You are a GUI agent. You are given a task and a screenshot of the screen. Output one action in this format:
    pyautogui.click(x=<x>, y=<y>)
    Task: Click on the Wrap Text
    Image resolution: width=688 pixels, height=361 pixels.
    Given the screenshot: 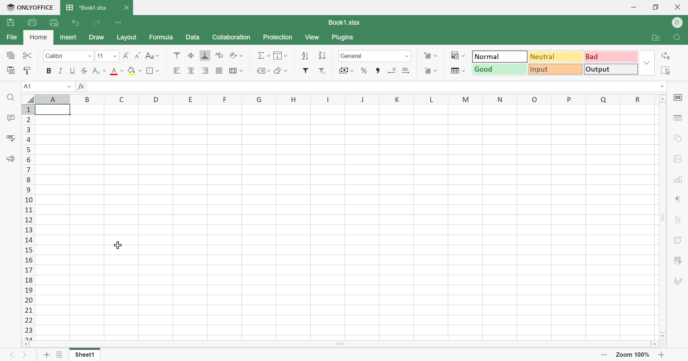 What is the action you would take?
    pyautogui.click(x=219, y=55)
    